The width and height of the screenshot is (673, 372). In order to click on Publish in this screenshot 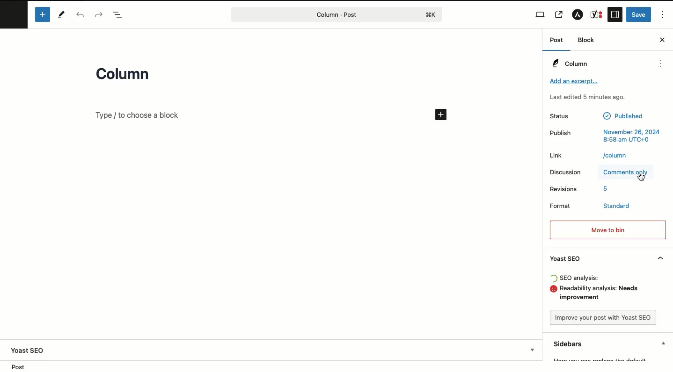, I will do `click(560, 132)`.